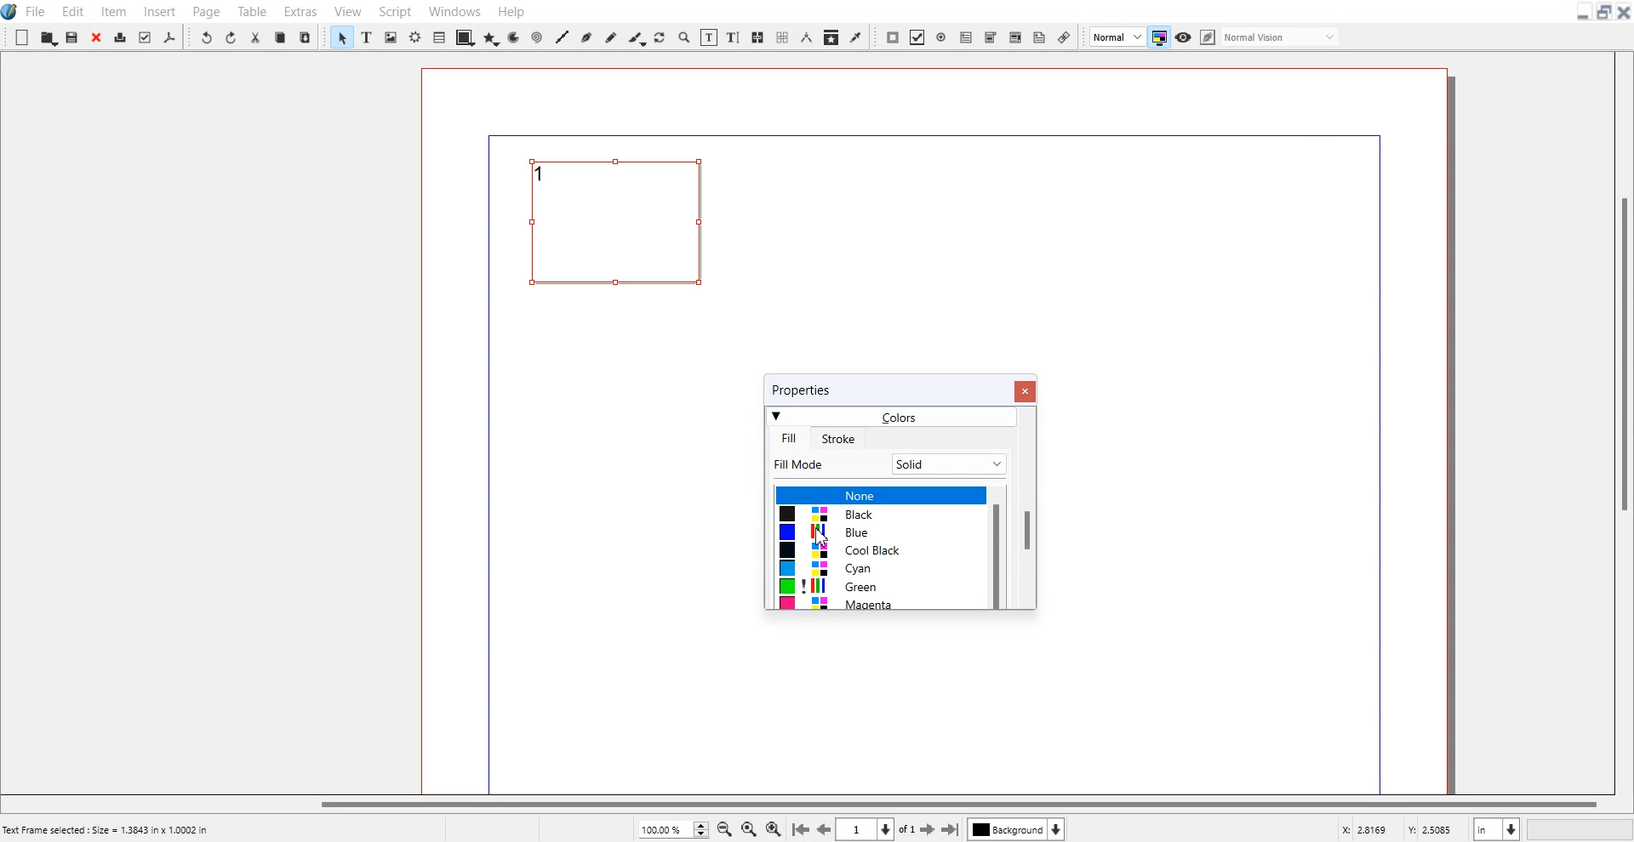 This screenshot has width=1634, height=842. I want to click on Vertical Scroll bar, so click(997, 549).